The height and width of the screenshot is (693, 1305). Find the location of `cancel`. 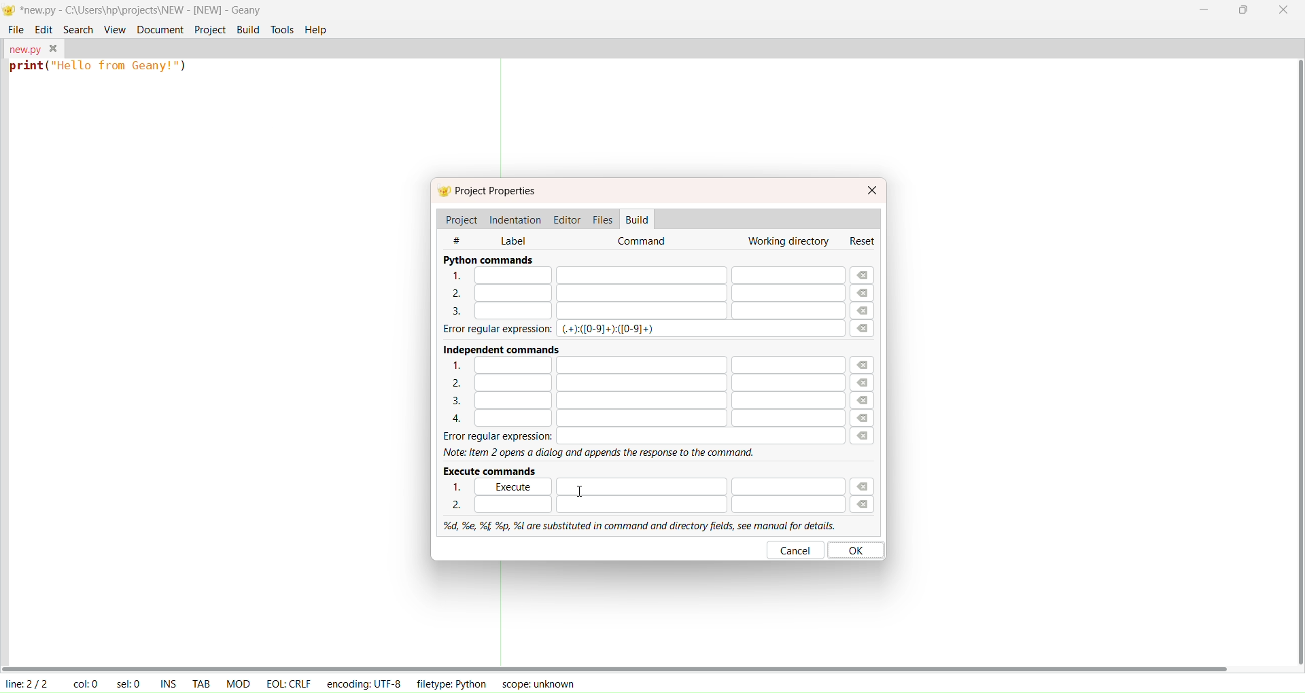

cancel is located at coordinates (796, 550).